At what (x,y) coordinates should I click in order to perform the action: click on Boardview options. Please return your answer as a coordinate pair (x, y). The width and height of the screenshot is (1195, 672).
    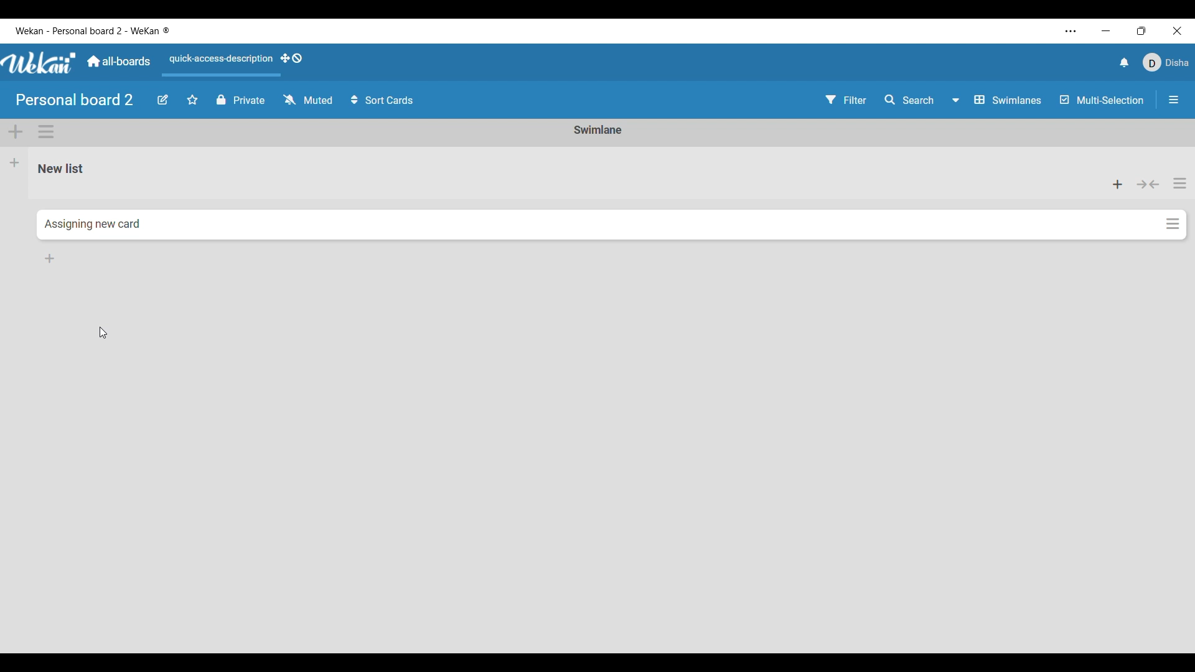
    Looking at the image, I should click on (998, 100).